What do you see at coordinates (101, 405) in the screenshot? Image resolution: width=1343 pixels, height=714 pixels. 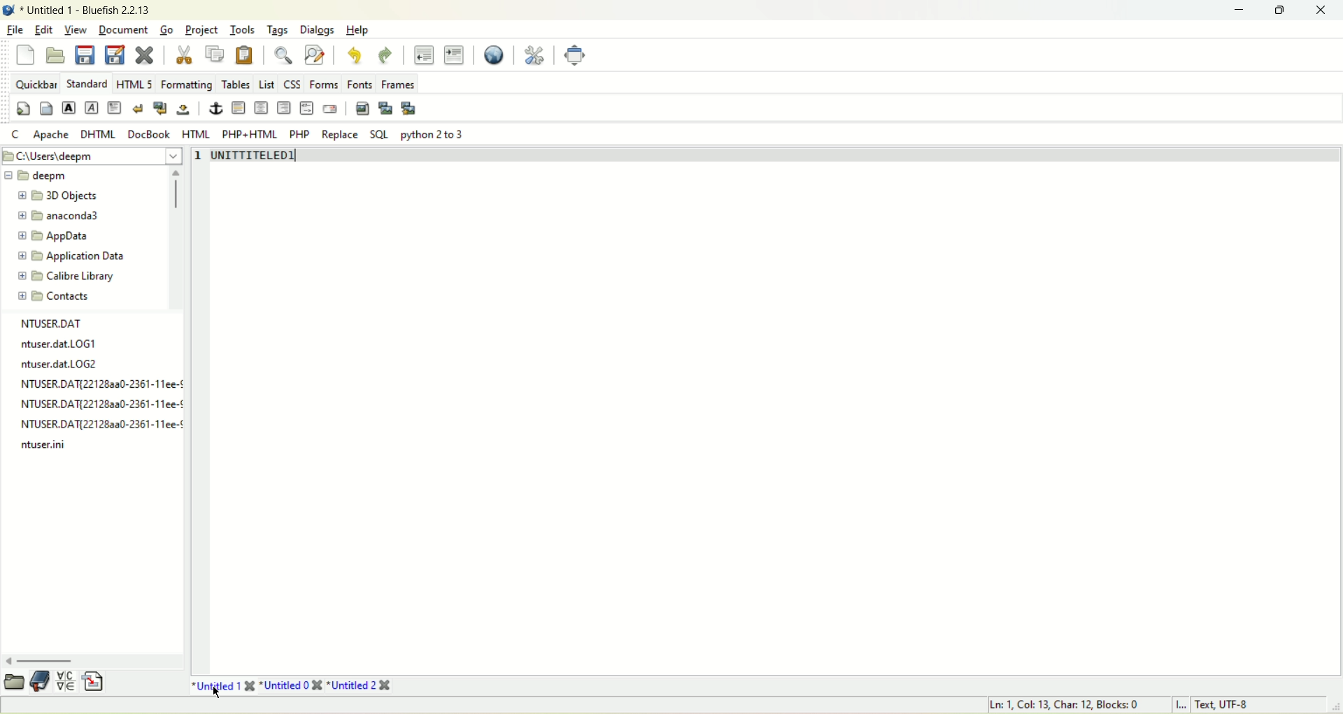 I see `NTUSER.DAT{22128aa0-2361-11ee-¢` at bounding box center [101, 405].